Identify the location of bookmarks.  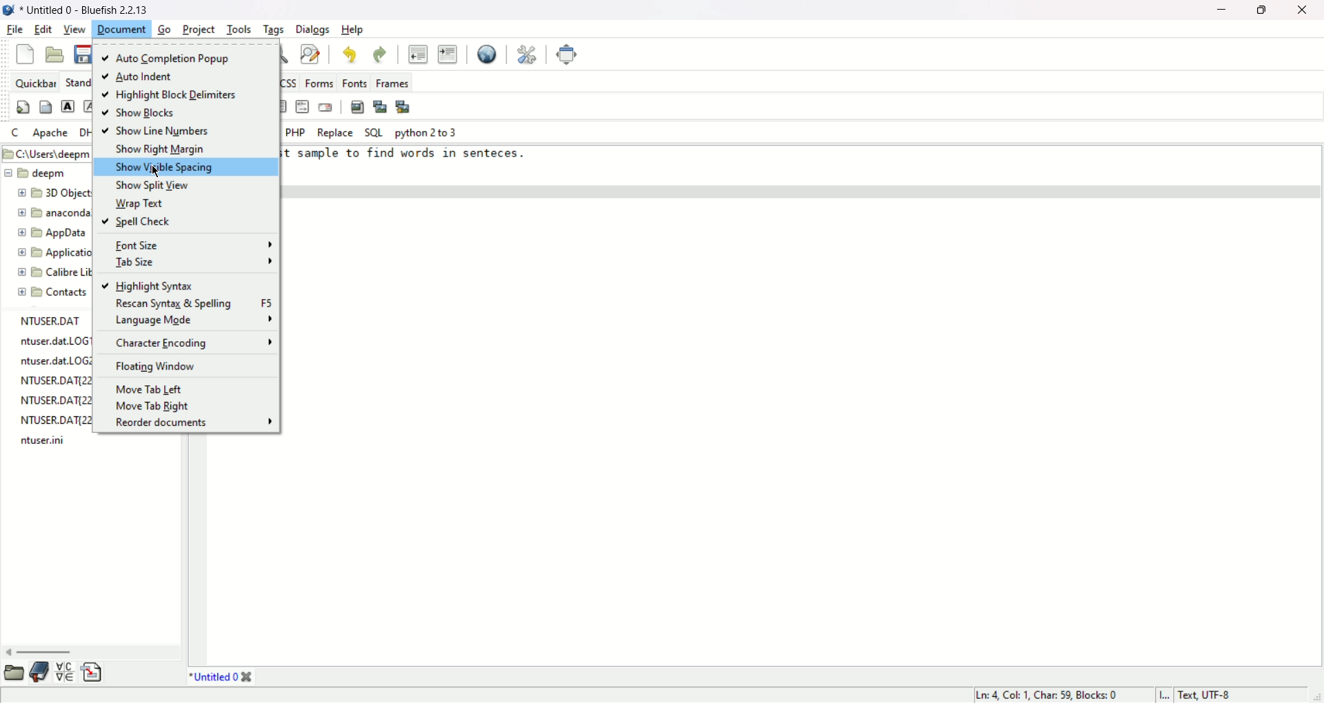
(39, 673).